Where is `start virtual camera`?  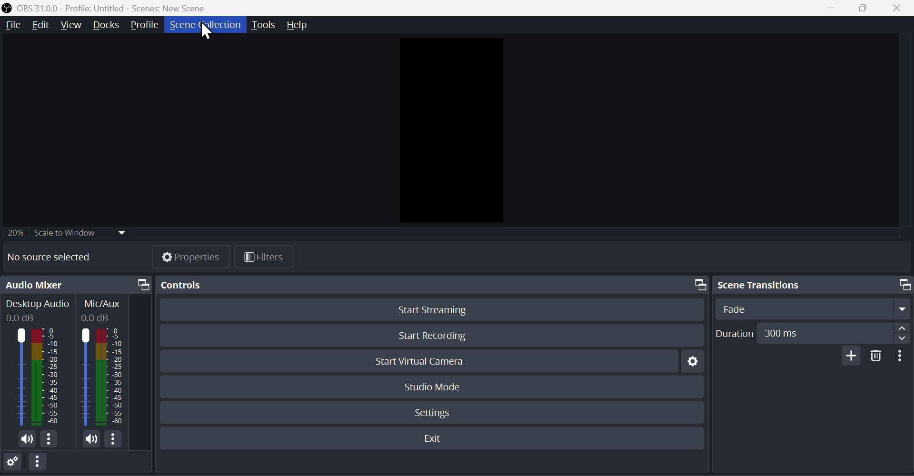 start virtual camera is located at coordinates (427, 362).